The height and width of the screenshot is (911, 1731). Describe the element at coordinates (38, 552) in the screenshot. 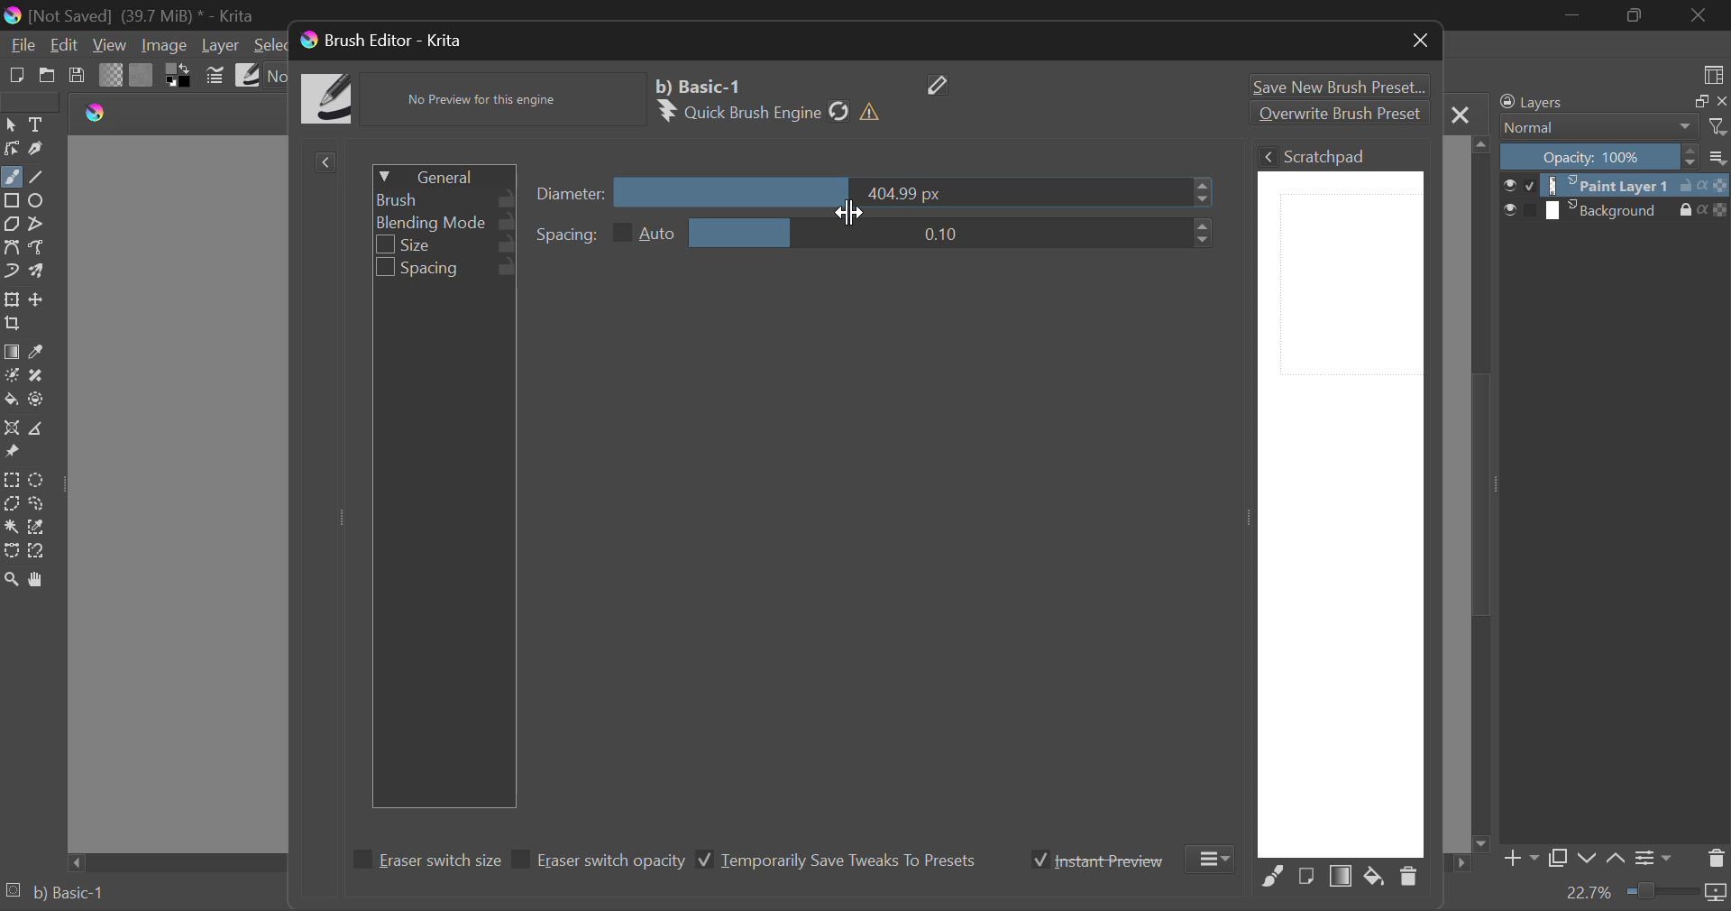

I see `Magnetic Selection` at that location.